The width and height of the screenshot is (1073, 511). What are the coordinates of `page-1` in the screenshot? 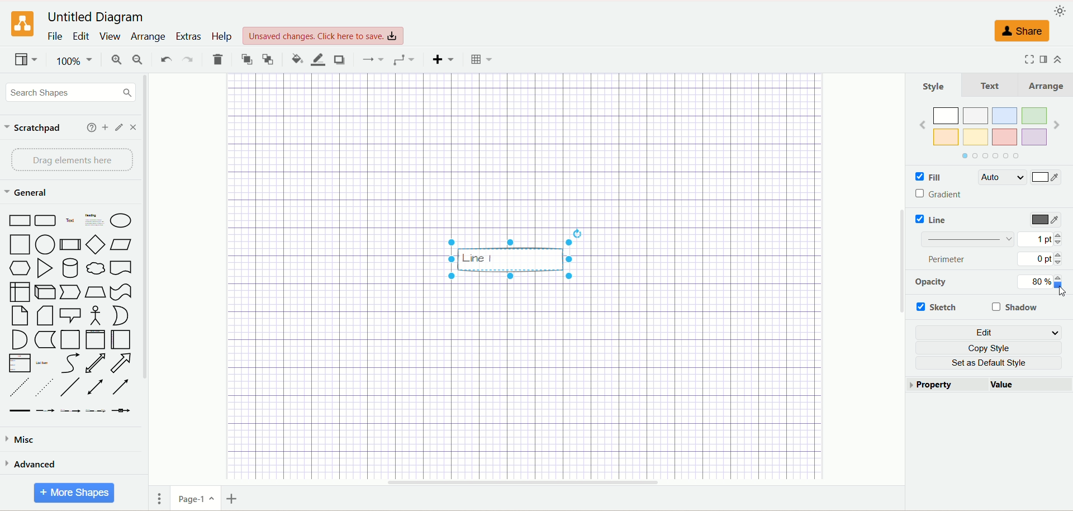 It's located at (193, 499).